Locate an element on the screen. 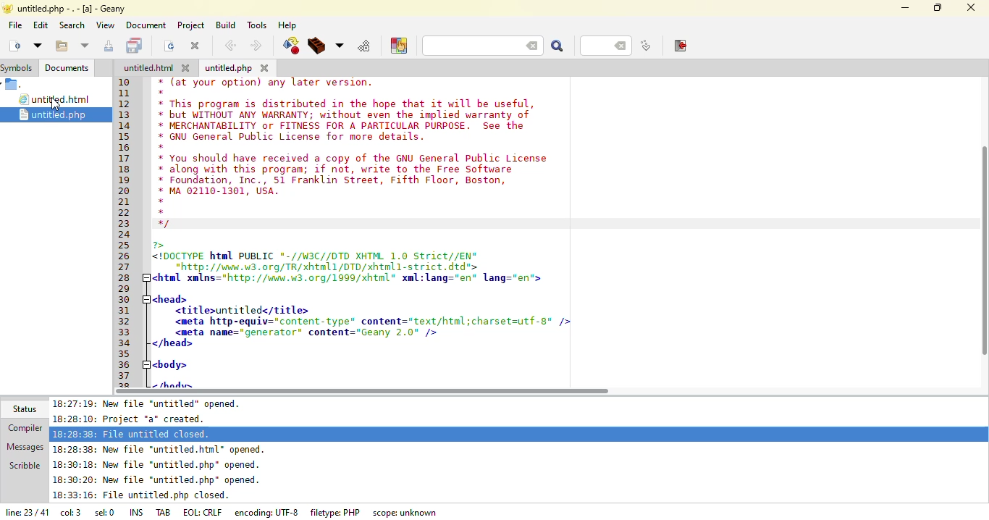 The width and height of the screenshot is (989, 520). documents is located at coordinates (68, 68).